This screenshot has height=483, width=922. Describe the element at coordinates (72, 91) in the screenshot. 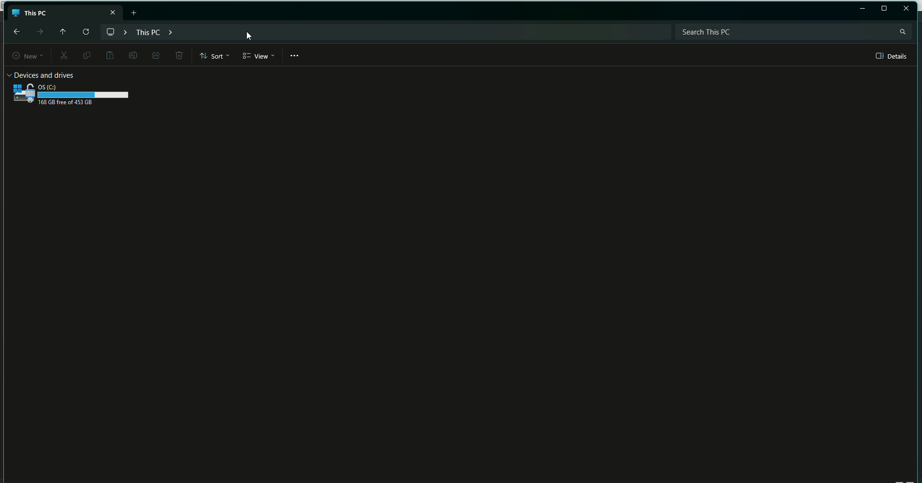

I see `C Drive` at that location.